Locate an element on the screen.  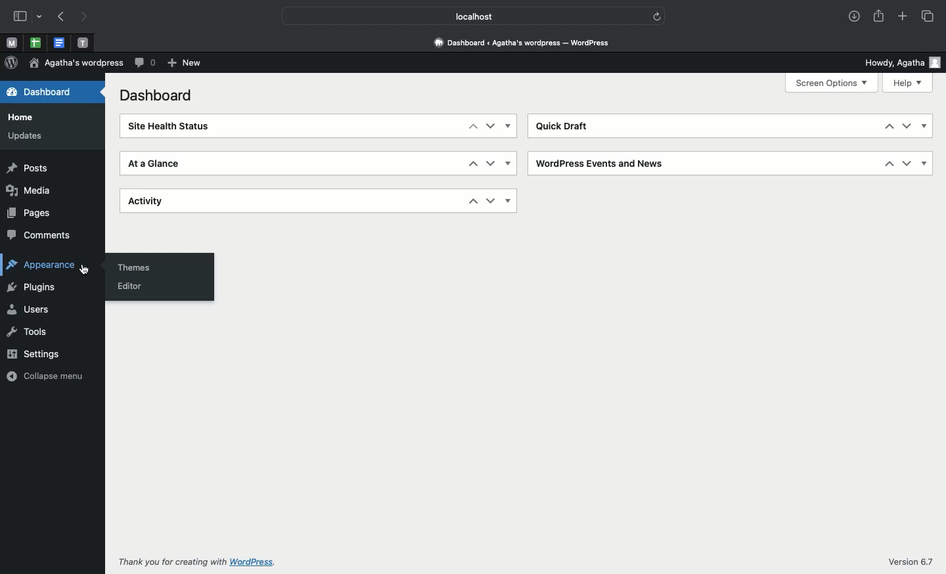
Pinned tab is located at coordinates (83, 43).